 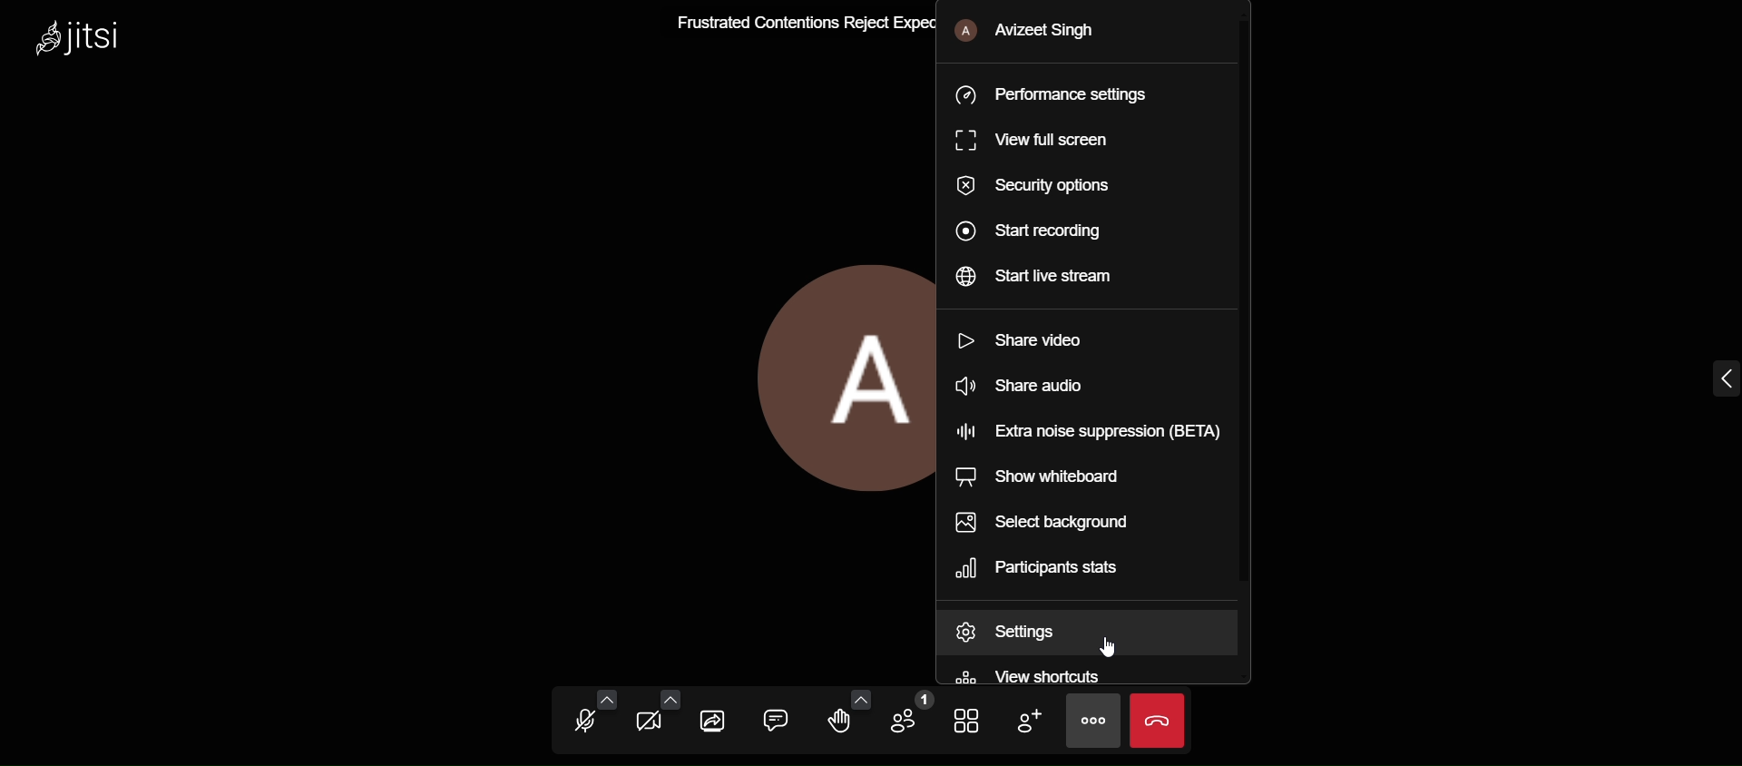 What do you see at coordinates (1042, 568) in the screenshot?
I see `participants stats` at bounding box center [1042, 568].